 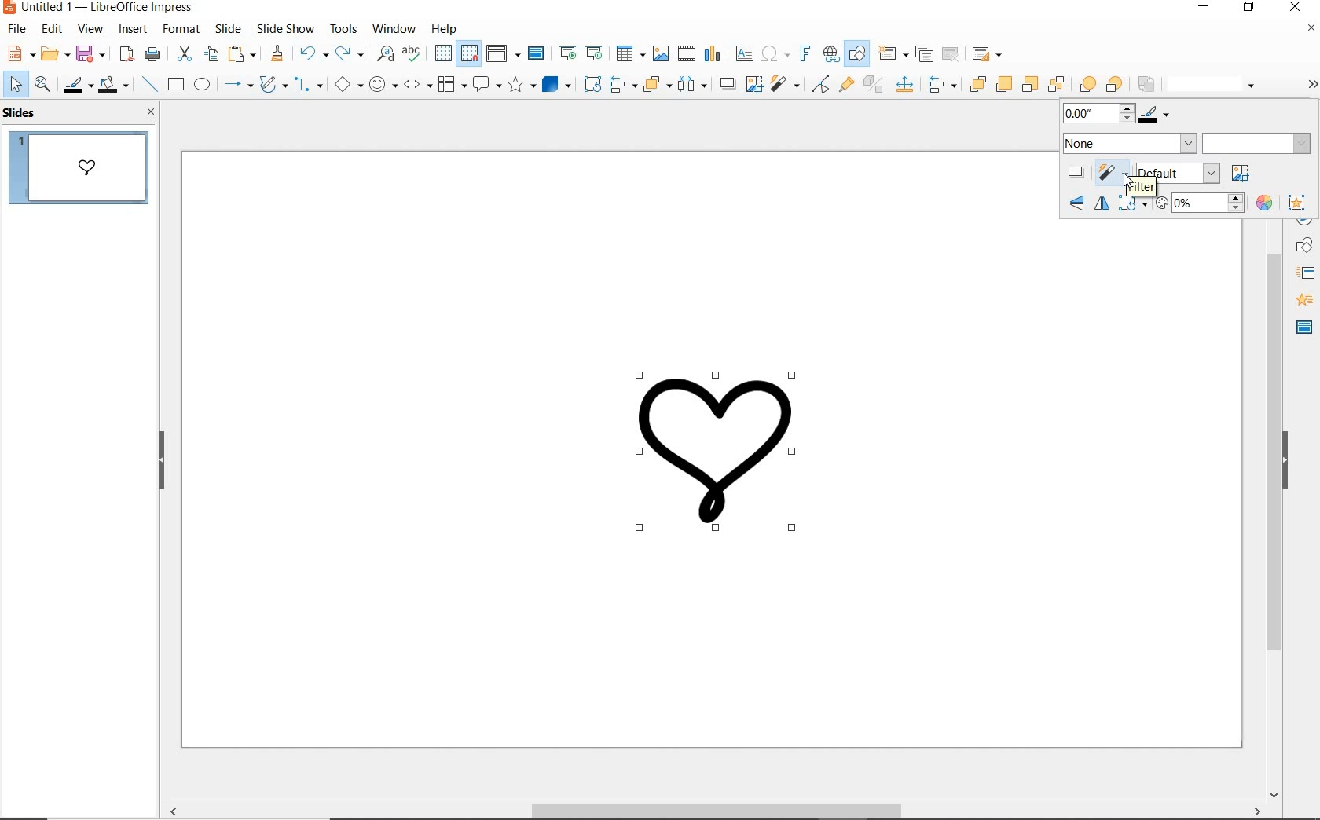 What do you see at coordinates (1028, 85) in the screenshot?
I see `send backward` at bounding box center [1028, 85].